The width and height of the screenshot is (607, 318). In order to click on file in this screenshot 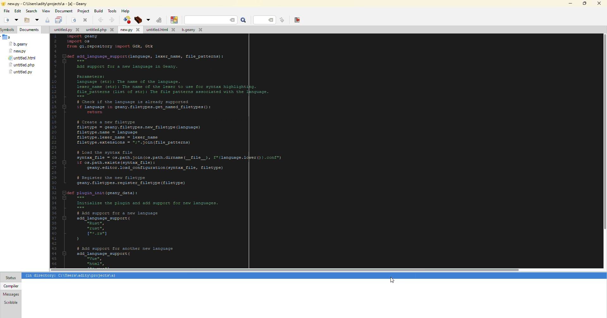, I will do `click(22, 58)`.